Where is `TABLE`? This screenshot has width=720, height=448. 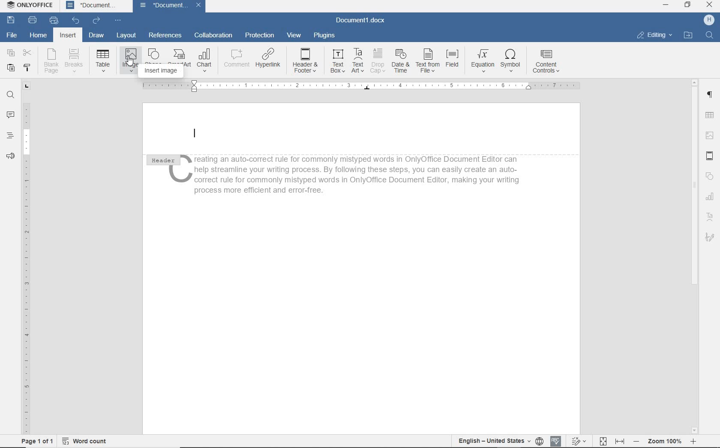
TABLE is located at coordinates (103, 62).